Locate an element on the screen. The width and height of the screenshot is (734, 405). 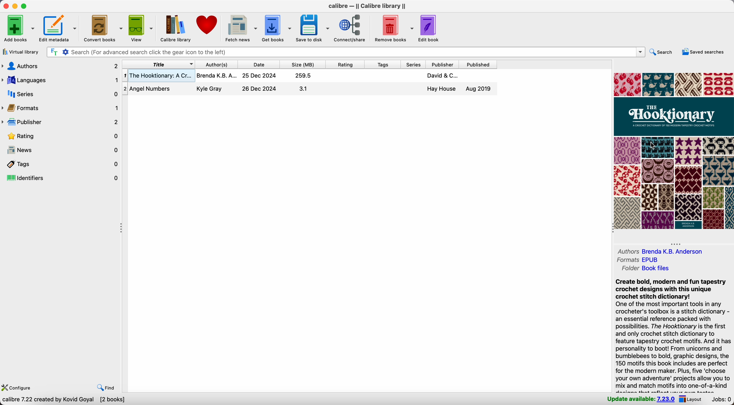
edit metadata is located at coordinates (59, 29).